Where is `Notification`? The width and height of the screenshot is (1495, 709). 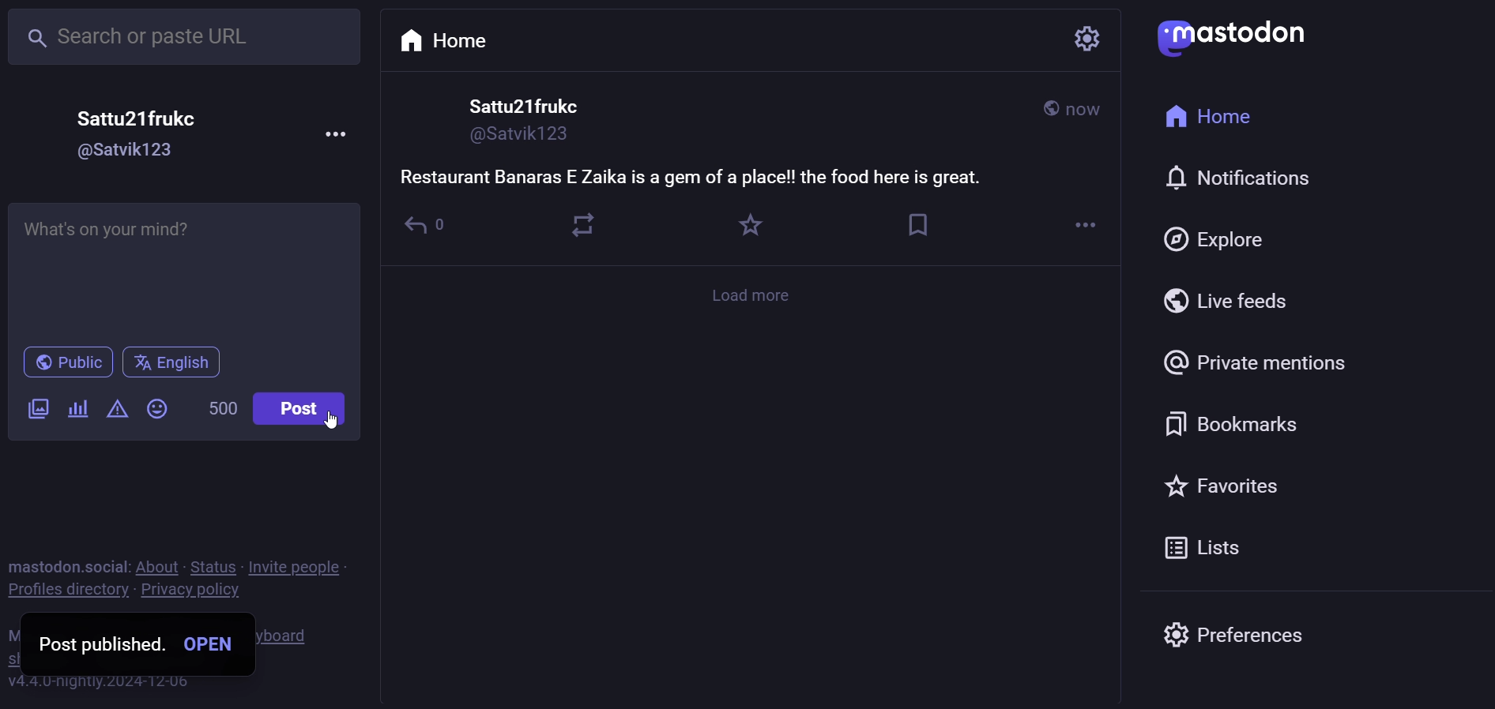
Notification is located at coordinates (1234, 178).